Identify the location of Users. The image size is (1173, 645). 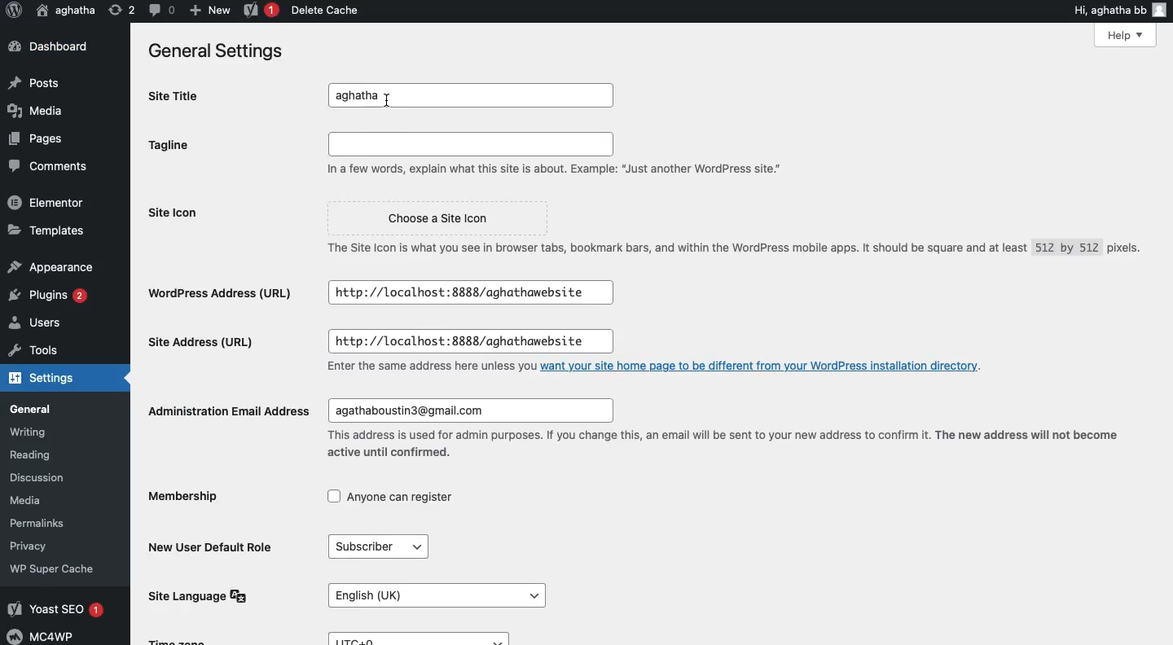
(37, 322).